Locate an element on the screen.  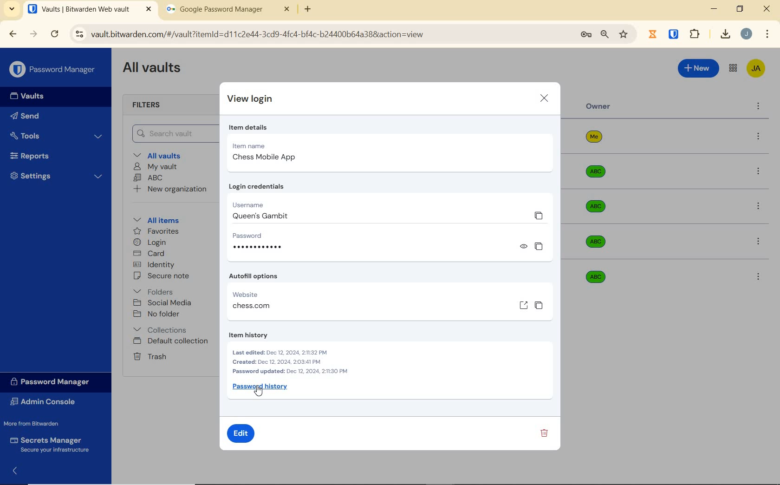
Admin Console is located at coordinates (48, 403).